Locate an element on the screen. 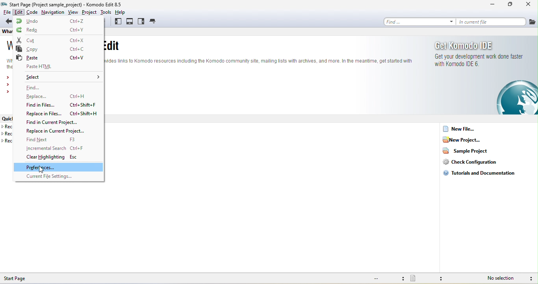  start page is located at coordinates (26, 278).